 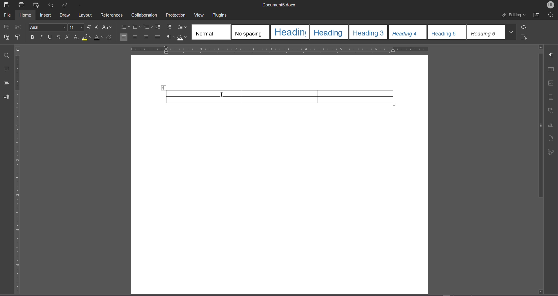 I want to click on Editing, so click(x=514, y=16).